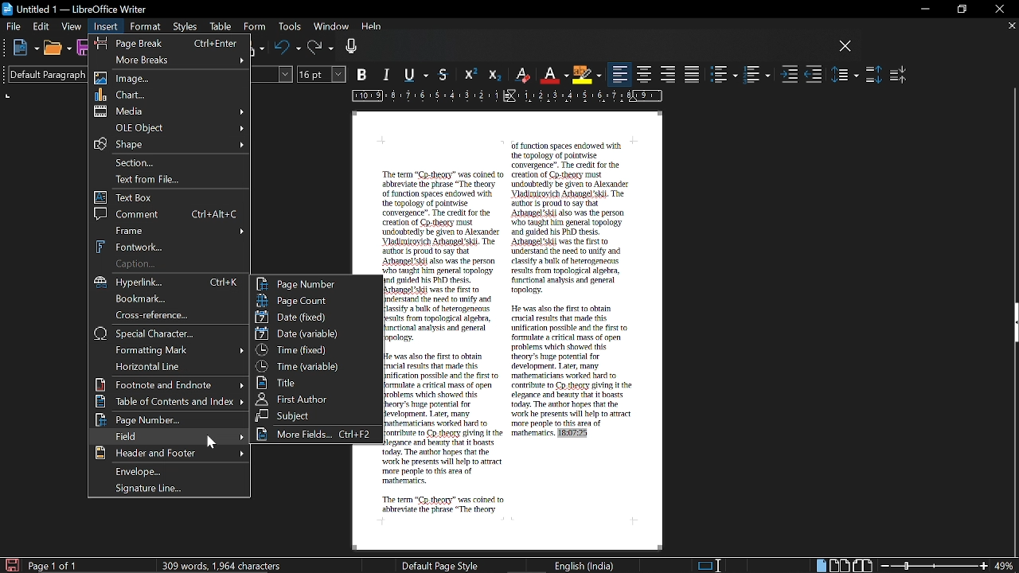 This screenshot has height=573, width=1019. Describe the element at coordinates (224, 565) in the screenshot. I see `306 words, 1956 characters` at that location.